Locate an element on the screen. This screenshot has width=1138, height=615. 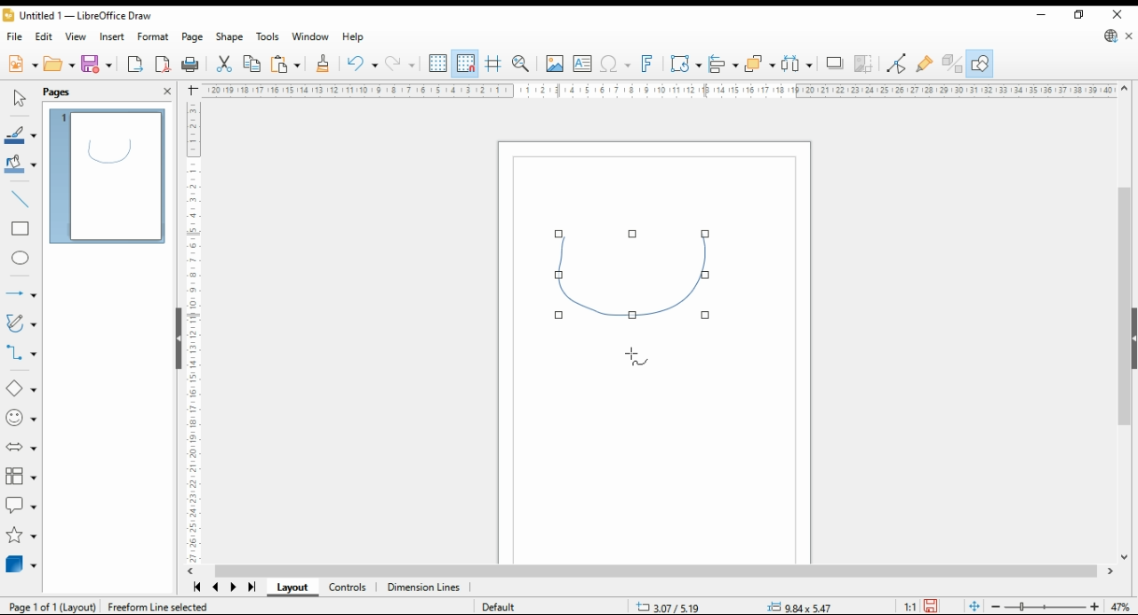
dimensions is located at coordinates (424, 587).